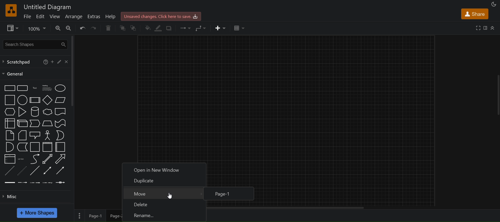  I want to click on parallelogram, so click(61, 100).